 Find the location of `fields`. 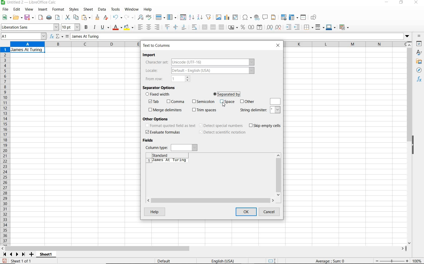

fields is located at coordinates (149, 141).